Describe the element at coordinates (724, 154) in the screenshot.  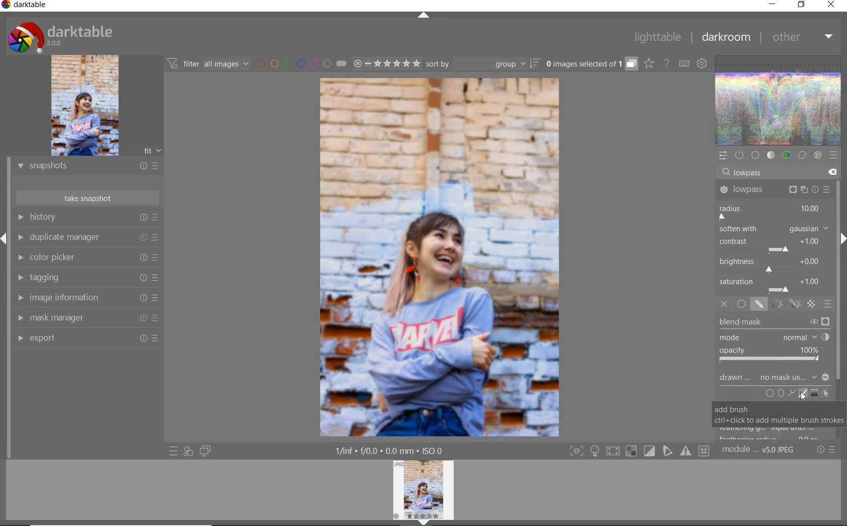
I see `quick access panel` at that location.